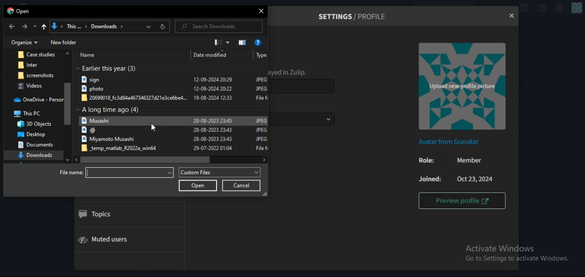 The image size is (585, 277). I want to click on organize, so click(25, 42).